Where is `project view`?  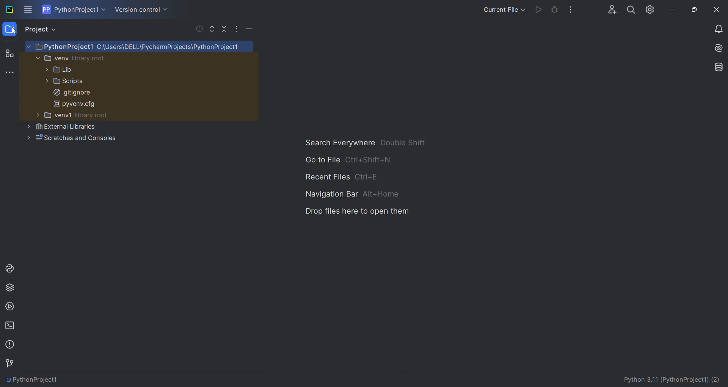 project view is located at coordinates (43, 29).